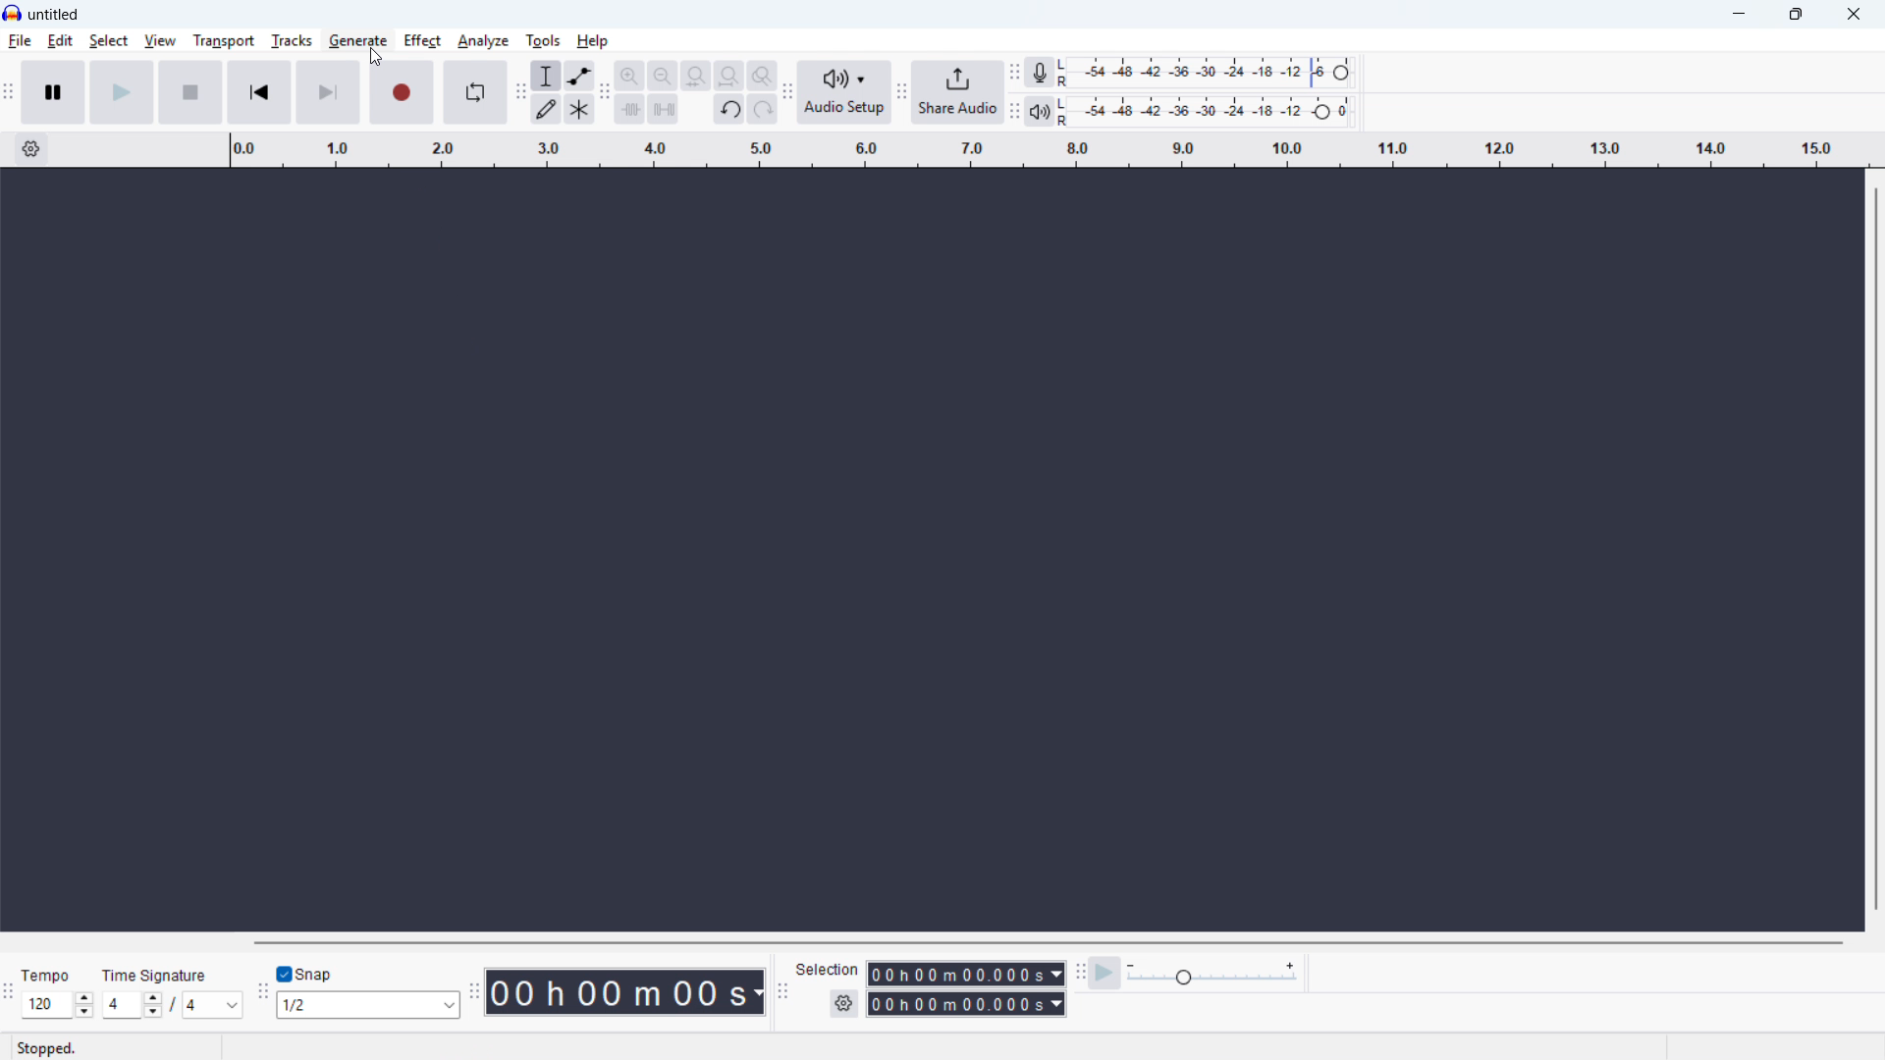  What do you see at coordinates (357, 40) in the screenshot?
I see `Generate ` at bounding box center [357, 40].